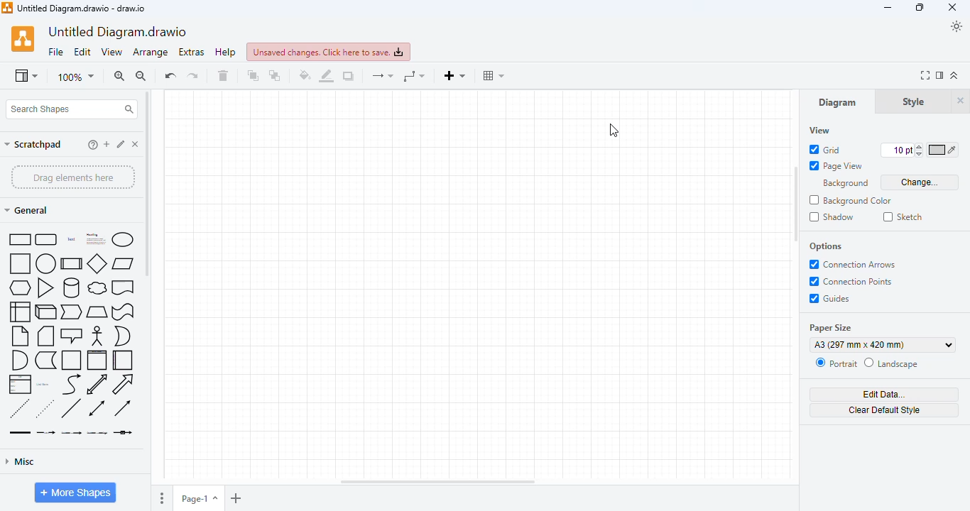 This screenshot has width=970, height=511. I want to click on parallelogram, so click(123, 264).